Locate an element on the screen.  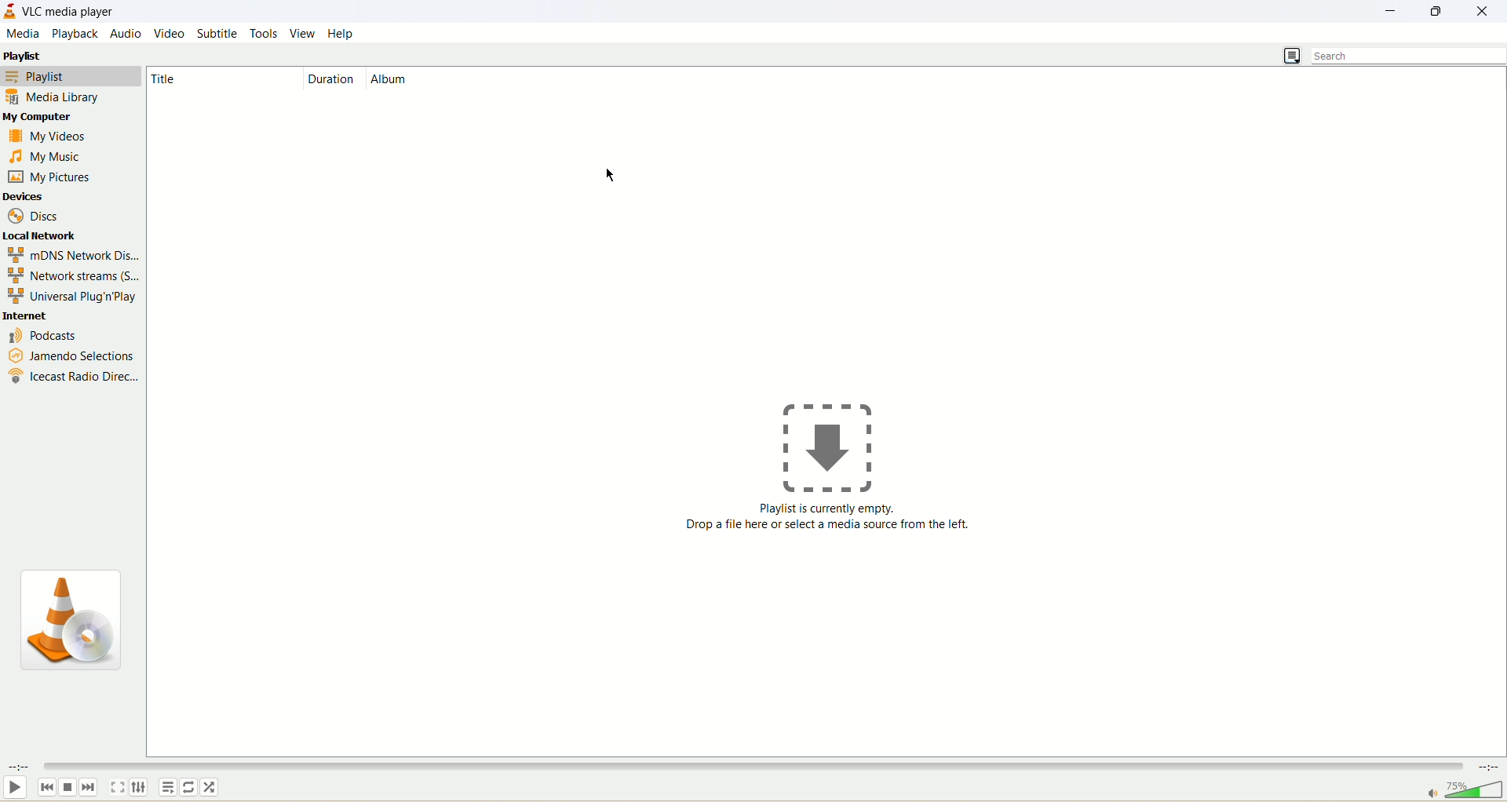
time left is located at coordinates (1490, 767).